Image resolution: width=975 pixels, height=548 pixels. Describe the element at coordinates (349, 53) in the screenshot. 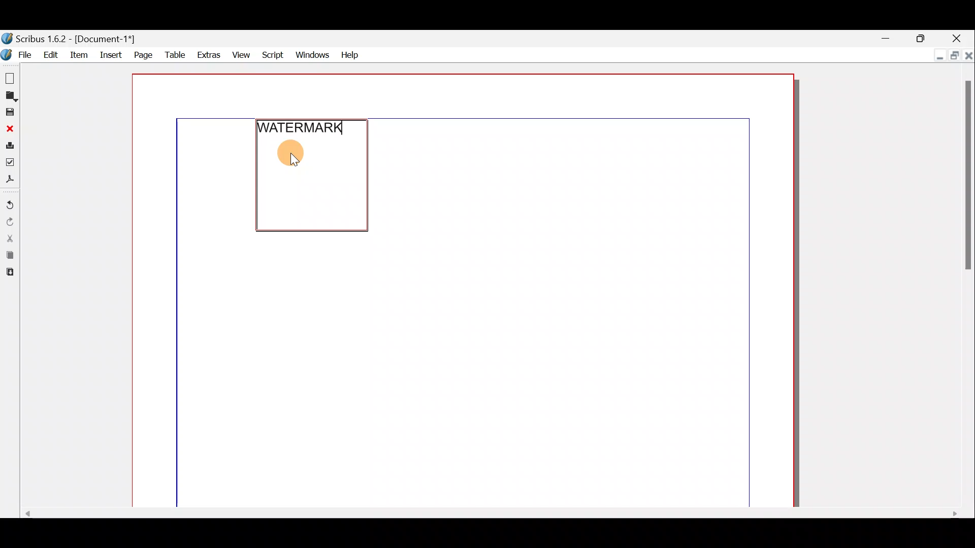

I see `Help` at that location.